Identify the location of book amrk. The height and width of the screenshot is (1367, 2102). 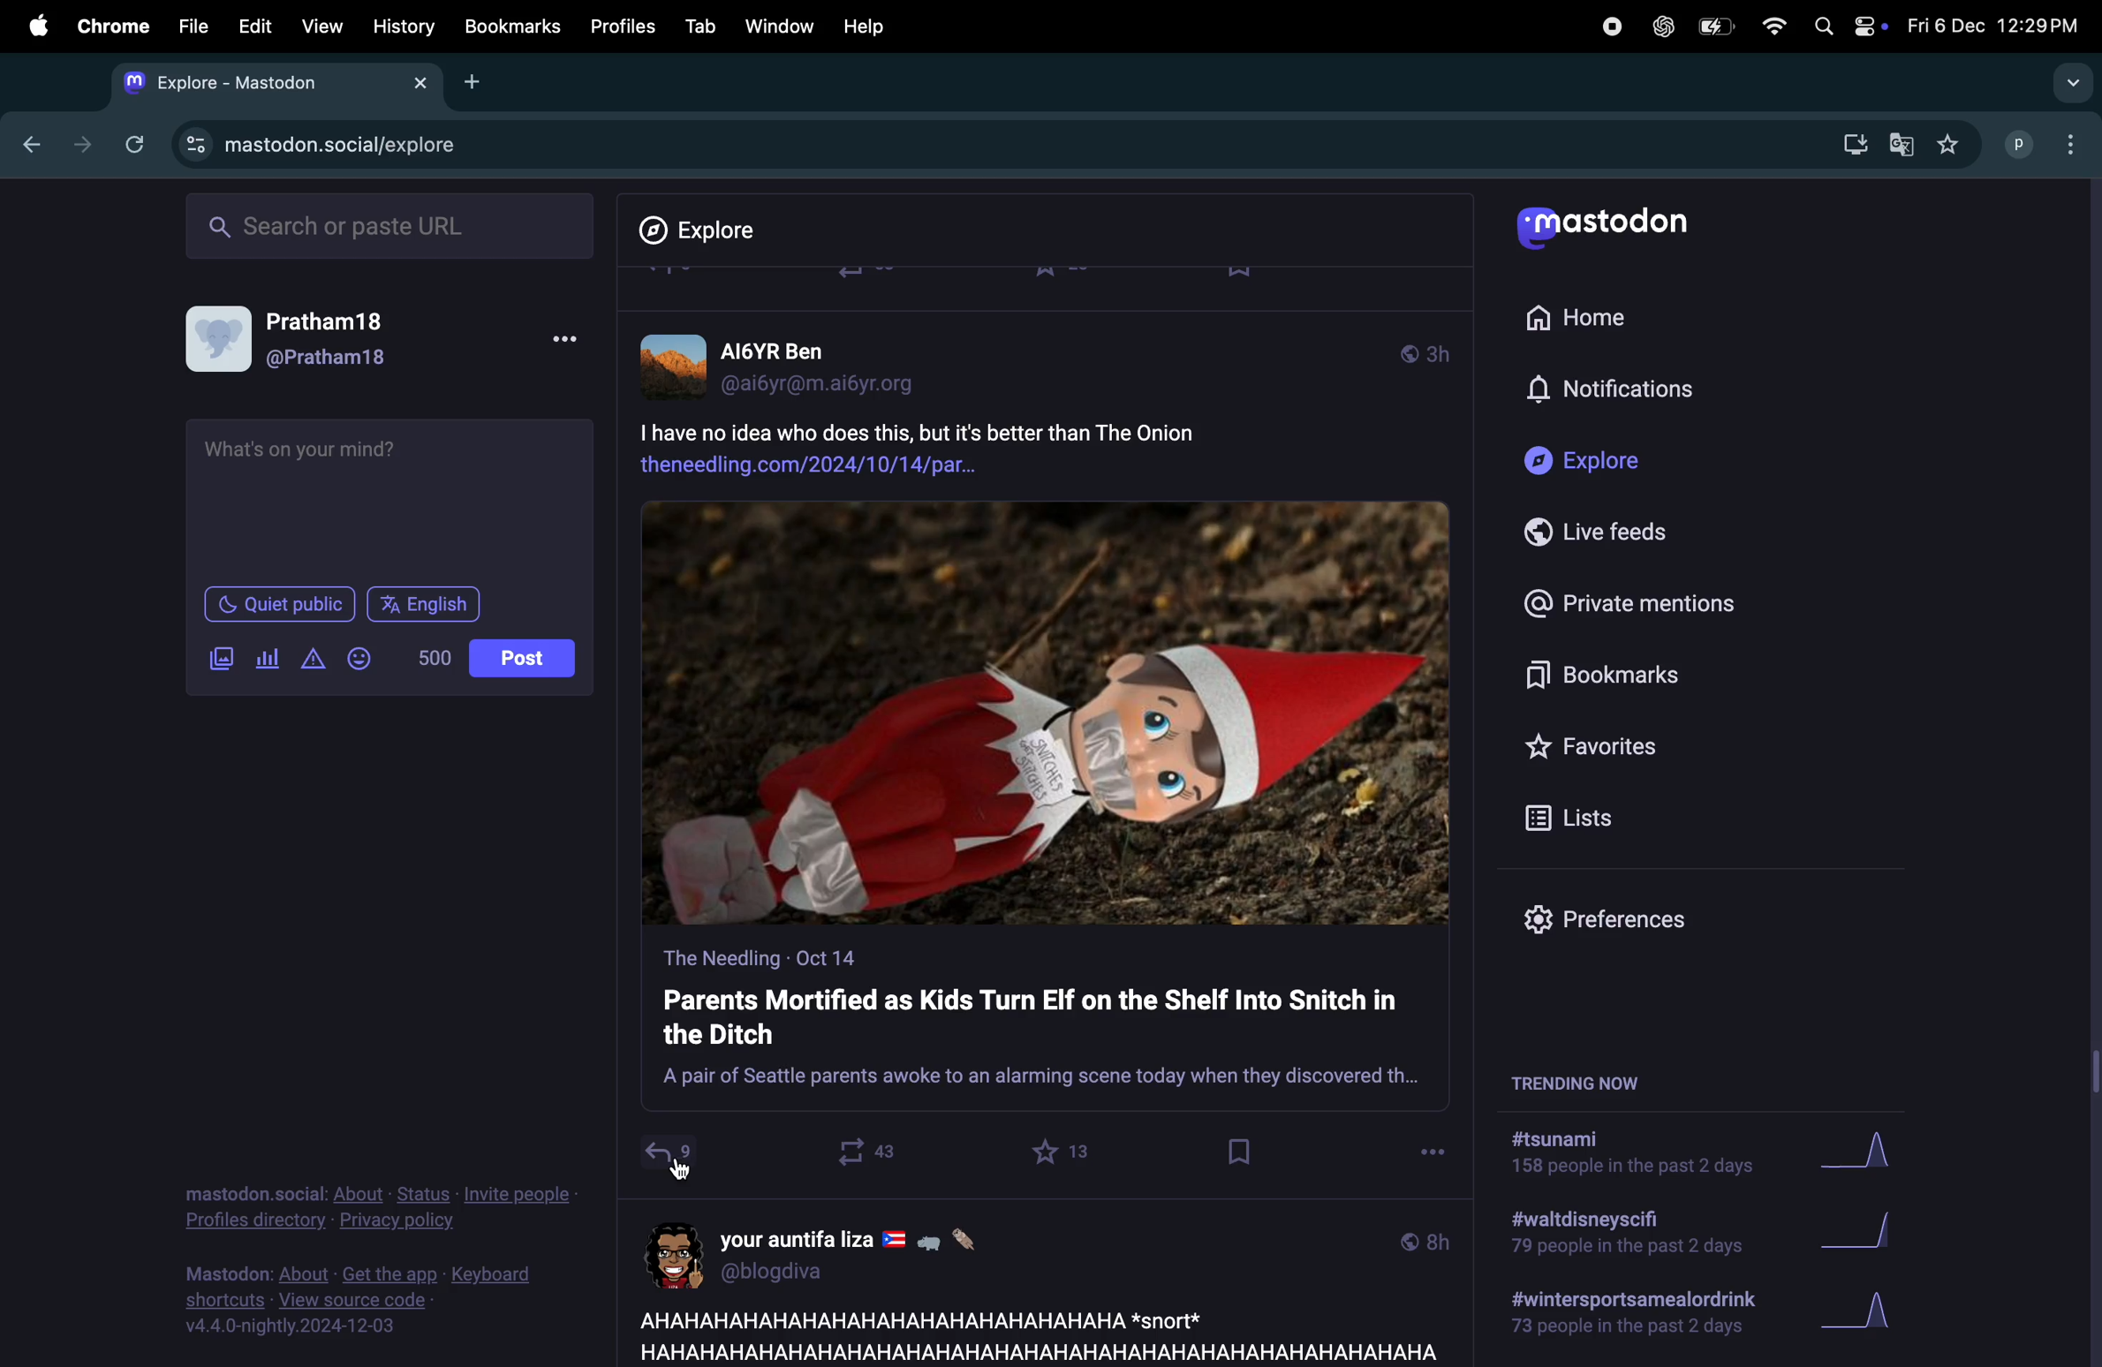
(1242, 1152).